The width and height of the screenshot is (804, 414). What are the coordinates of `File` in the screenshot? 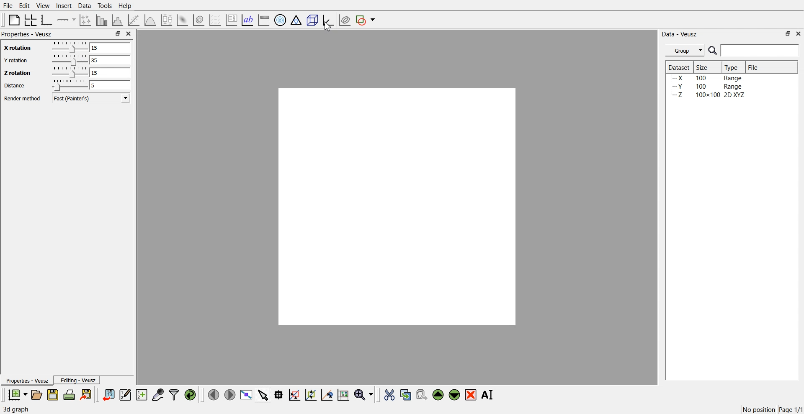 It's located at (8, 5).